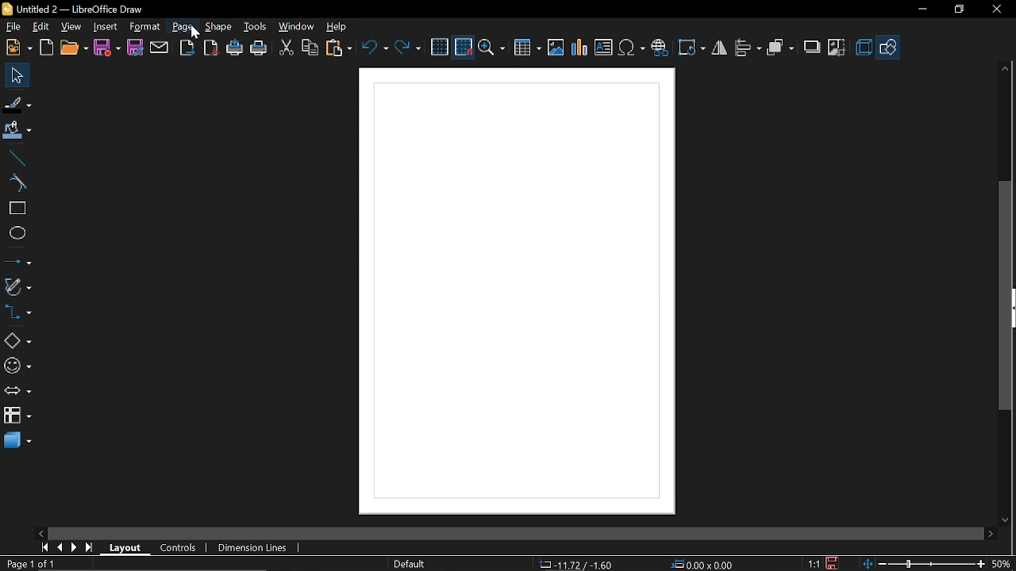  What do you see at coordinates (15, 209) in the screenshot?
I see `RectANGLE` at bounding box center [15, 209].